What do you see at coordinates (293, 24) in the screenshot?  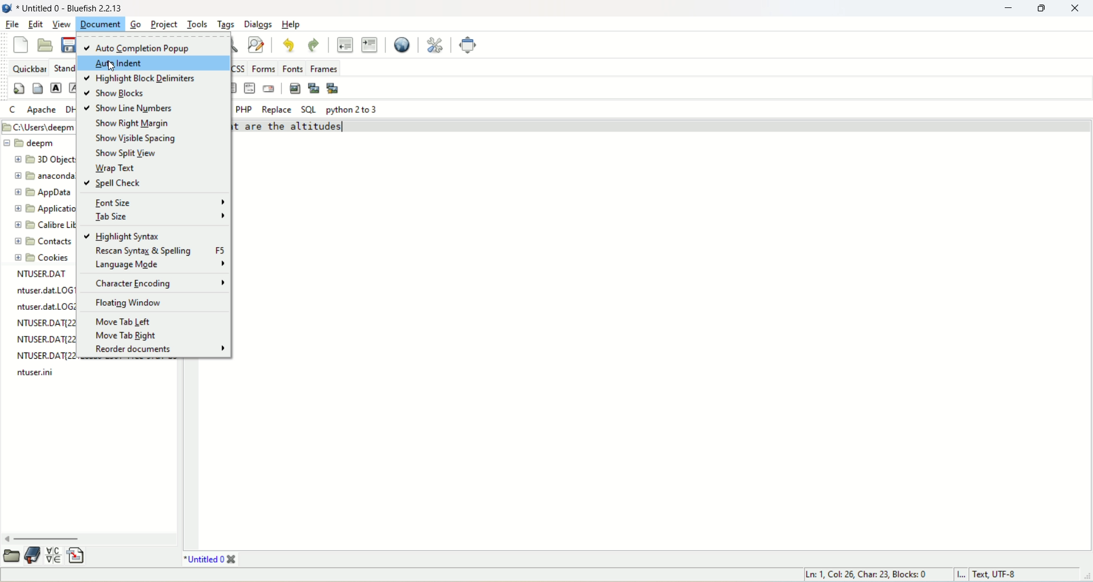 I see `help` at bounding box center [293, 24].